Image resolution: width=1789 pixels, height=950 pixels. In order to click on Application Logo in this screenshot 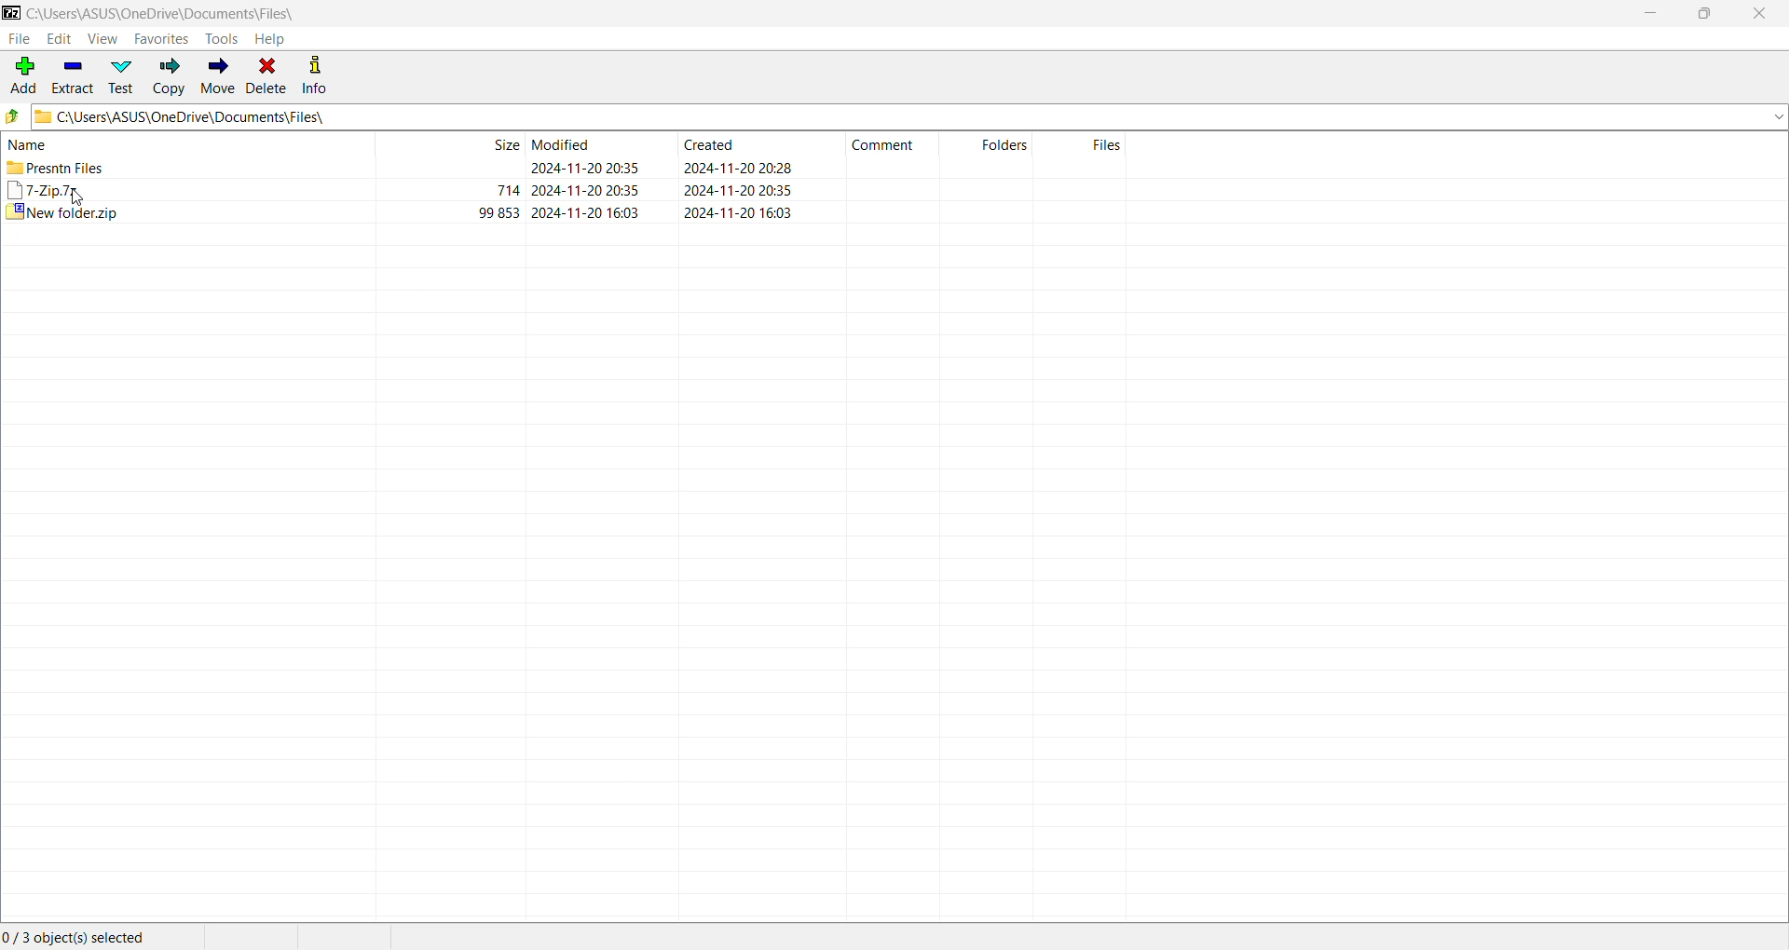, I will do `click(12, 14)`.